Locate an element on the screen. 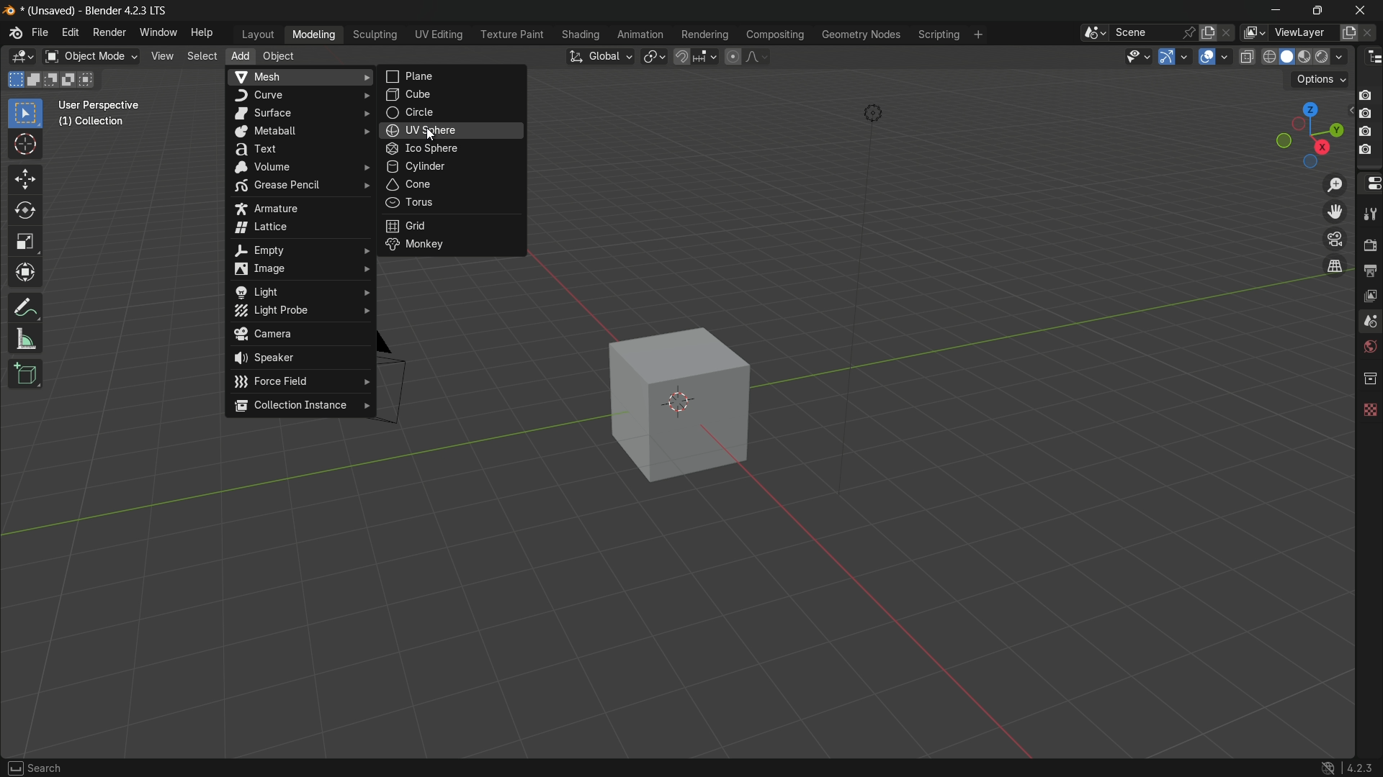 The image size is (1383, 777). view layer name is located at coordinates (1303, 32).